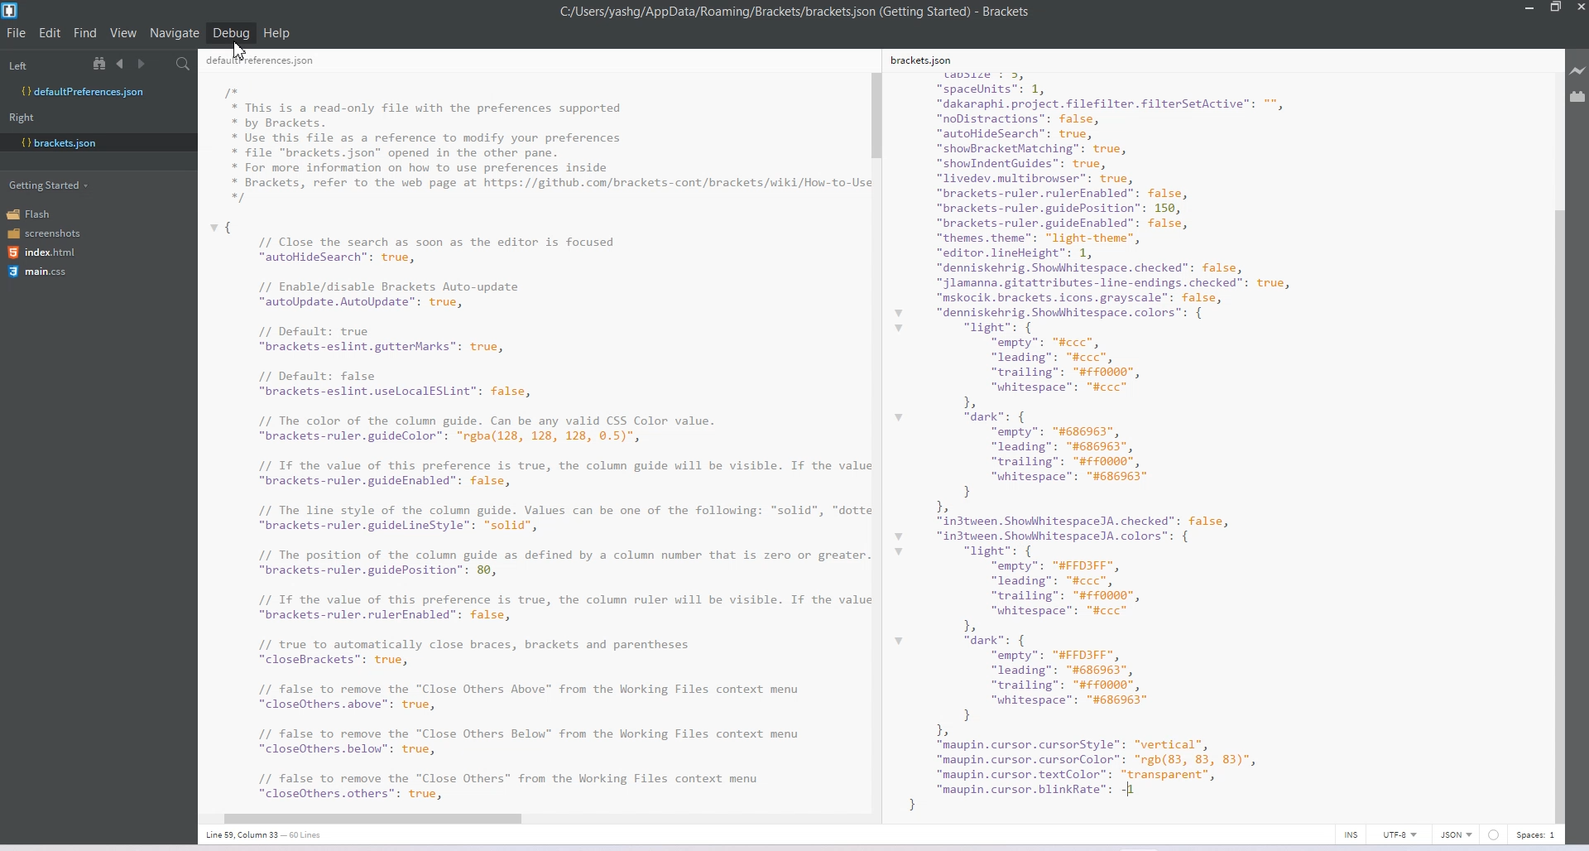  I want to click on main.css, so click(37, 272).